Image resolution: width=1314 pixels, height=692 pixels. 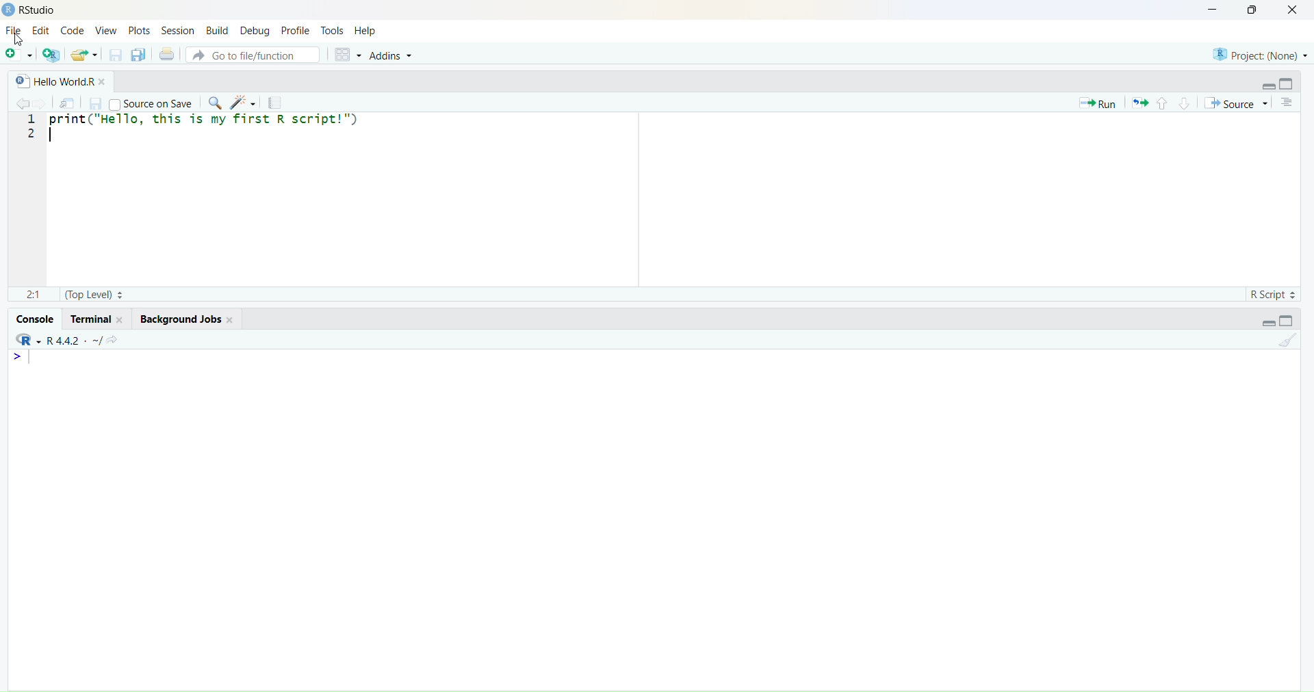 I want to click on Addins, so click(x=392, y=55).